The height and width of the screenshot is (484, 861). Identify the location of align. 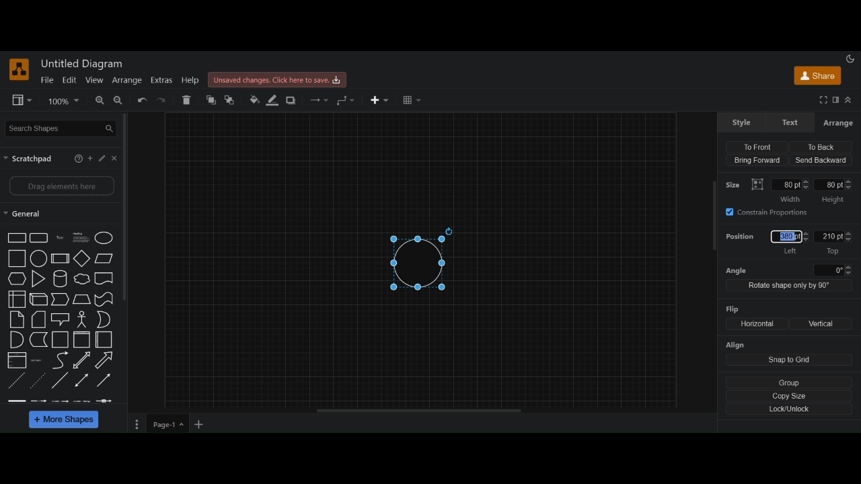
(737, 346).